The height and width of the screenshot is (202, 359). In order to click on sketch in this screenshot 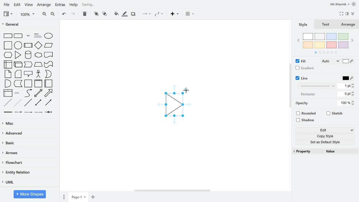, I will do `click(335, 114)`.